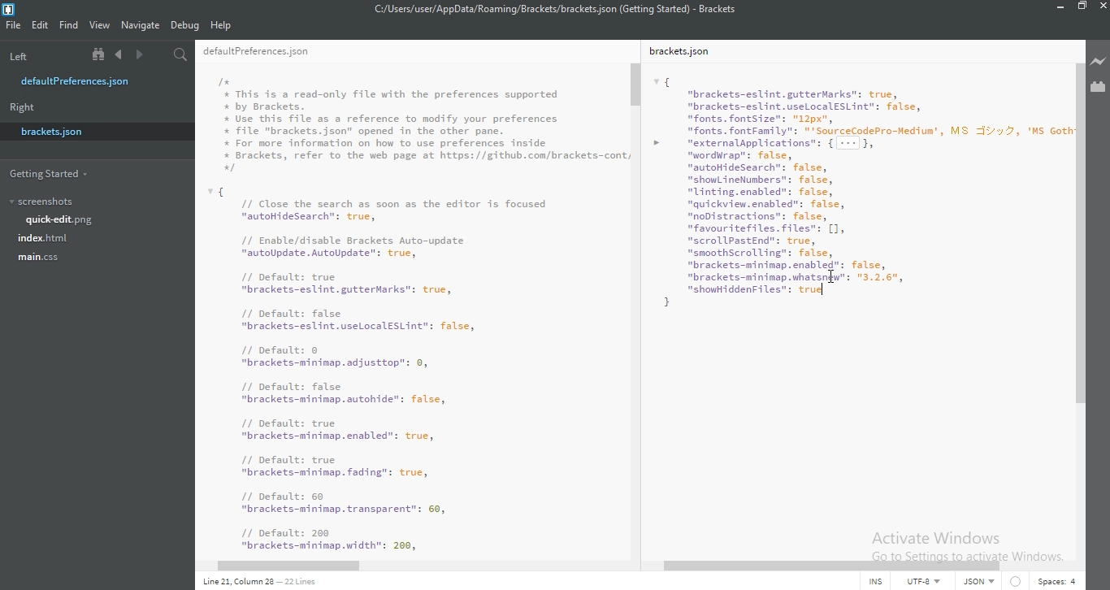 The width and height of the screenshot is (1110, 590). Describe the element at coordinates (45, 239) in the screenshot. I see `index.html` at that location.